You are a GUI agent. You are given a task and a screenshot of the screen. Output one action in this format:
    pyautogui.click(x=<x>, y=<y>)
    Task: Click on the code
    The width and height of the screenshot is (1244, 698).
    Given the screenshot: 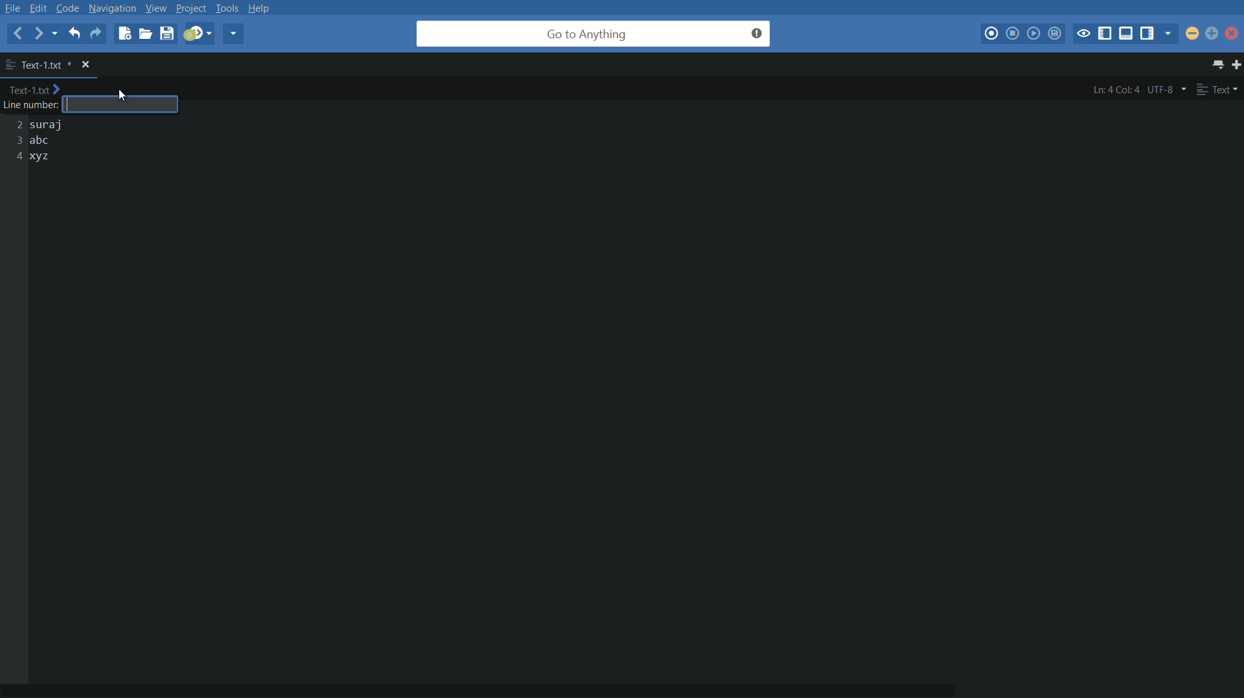 What is the action you would take?
    pyautogui.click(x=68, y=8)
    